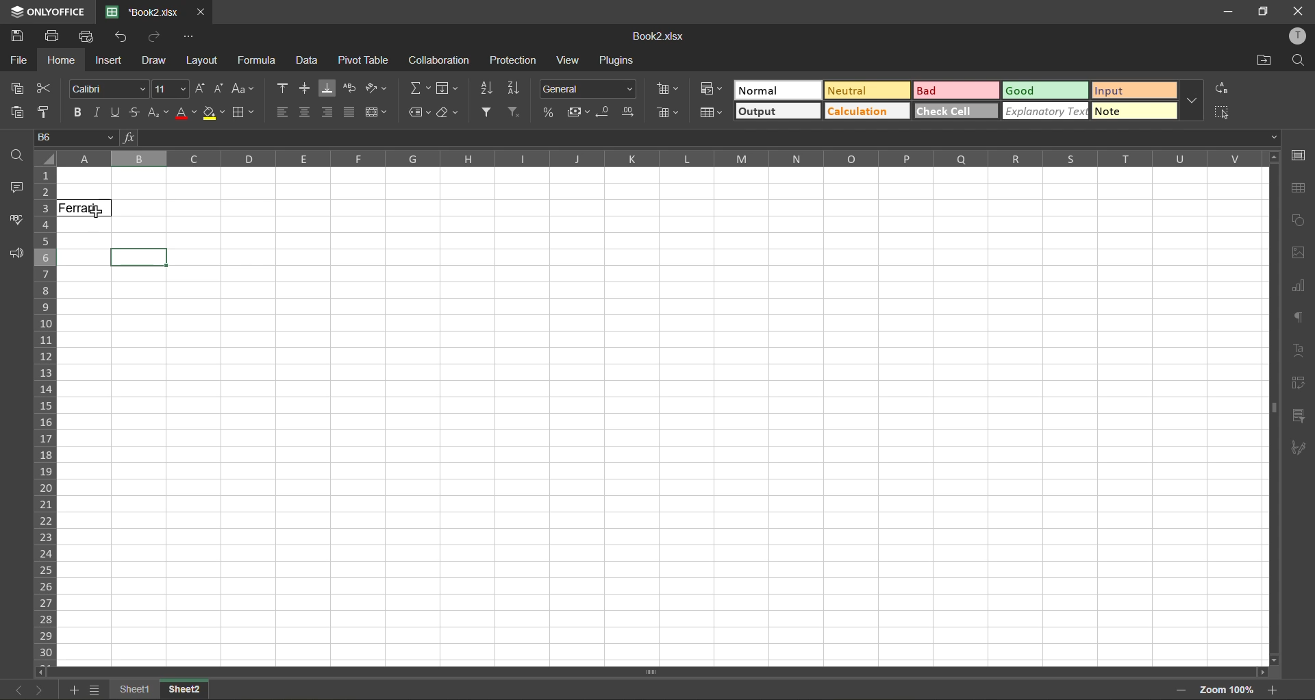 The height and width of the screenshot is (700, 1315). Describe the element at coordinates (106, 88) in the screenshot. I see `font style` at that location.